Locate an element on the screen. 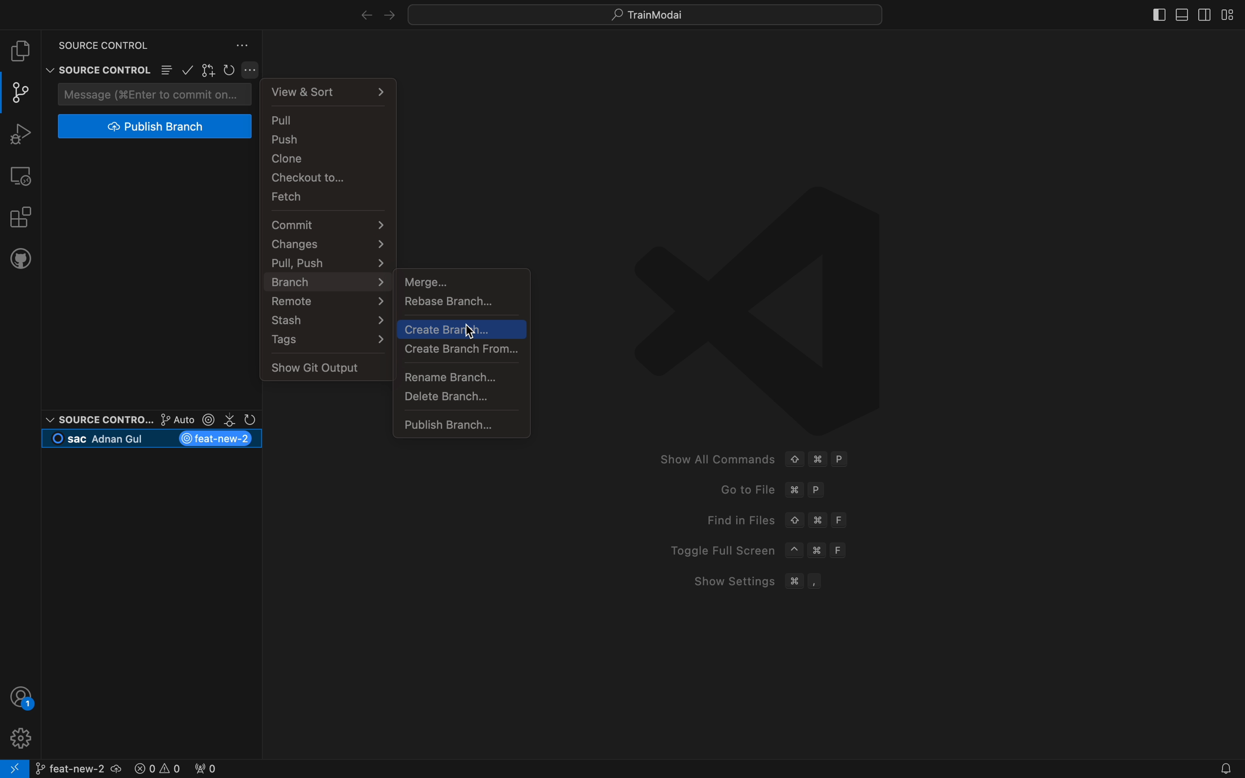  changes is located at coordinates (327, 243).